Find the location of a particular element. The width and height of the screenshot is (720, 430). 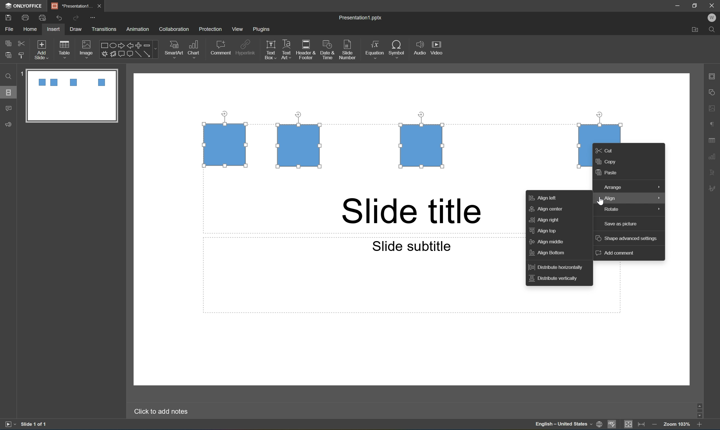

transitions is located at coordinates (105, 29).